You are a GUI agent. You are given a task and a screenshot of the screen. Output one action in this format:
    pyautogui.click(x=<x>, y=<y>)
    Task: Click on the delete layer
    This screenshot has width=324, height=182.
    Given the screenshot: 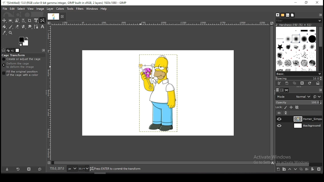 What is the action you would take?
    pyautogui.click(x=318, y=169)
    